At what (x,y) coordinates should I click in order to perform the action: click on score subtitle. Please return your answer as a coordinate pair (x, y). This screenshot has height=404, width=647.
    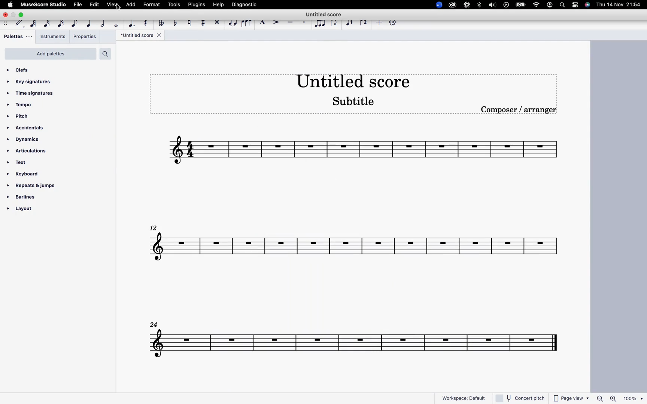
    Looking at the image, I should click on (351, 102).